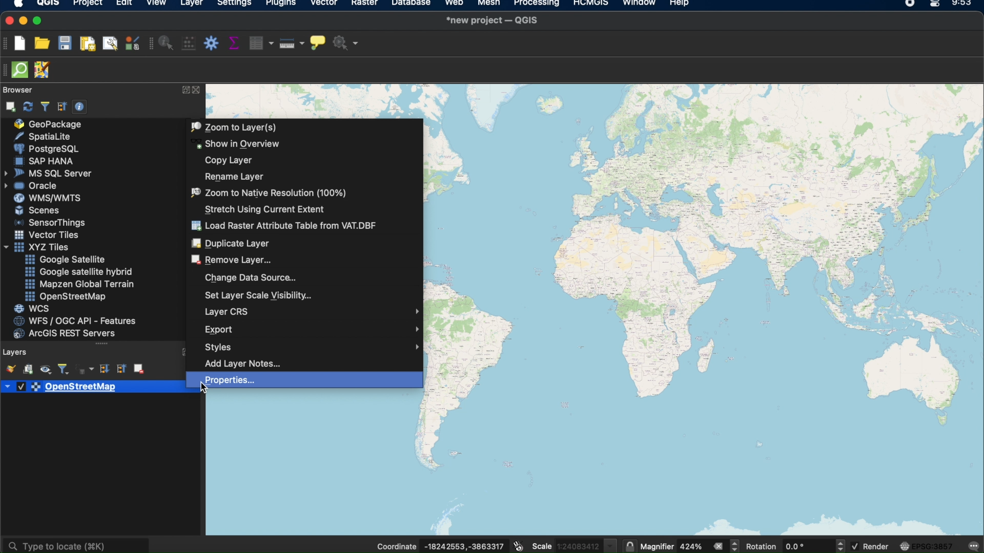 The image size is (984, 553). I want to click on spatiallite, so click(51, 136).